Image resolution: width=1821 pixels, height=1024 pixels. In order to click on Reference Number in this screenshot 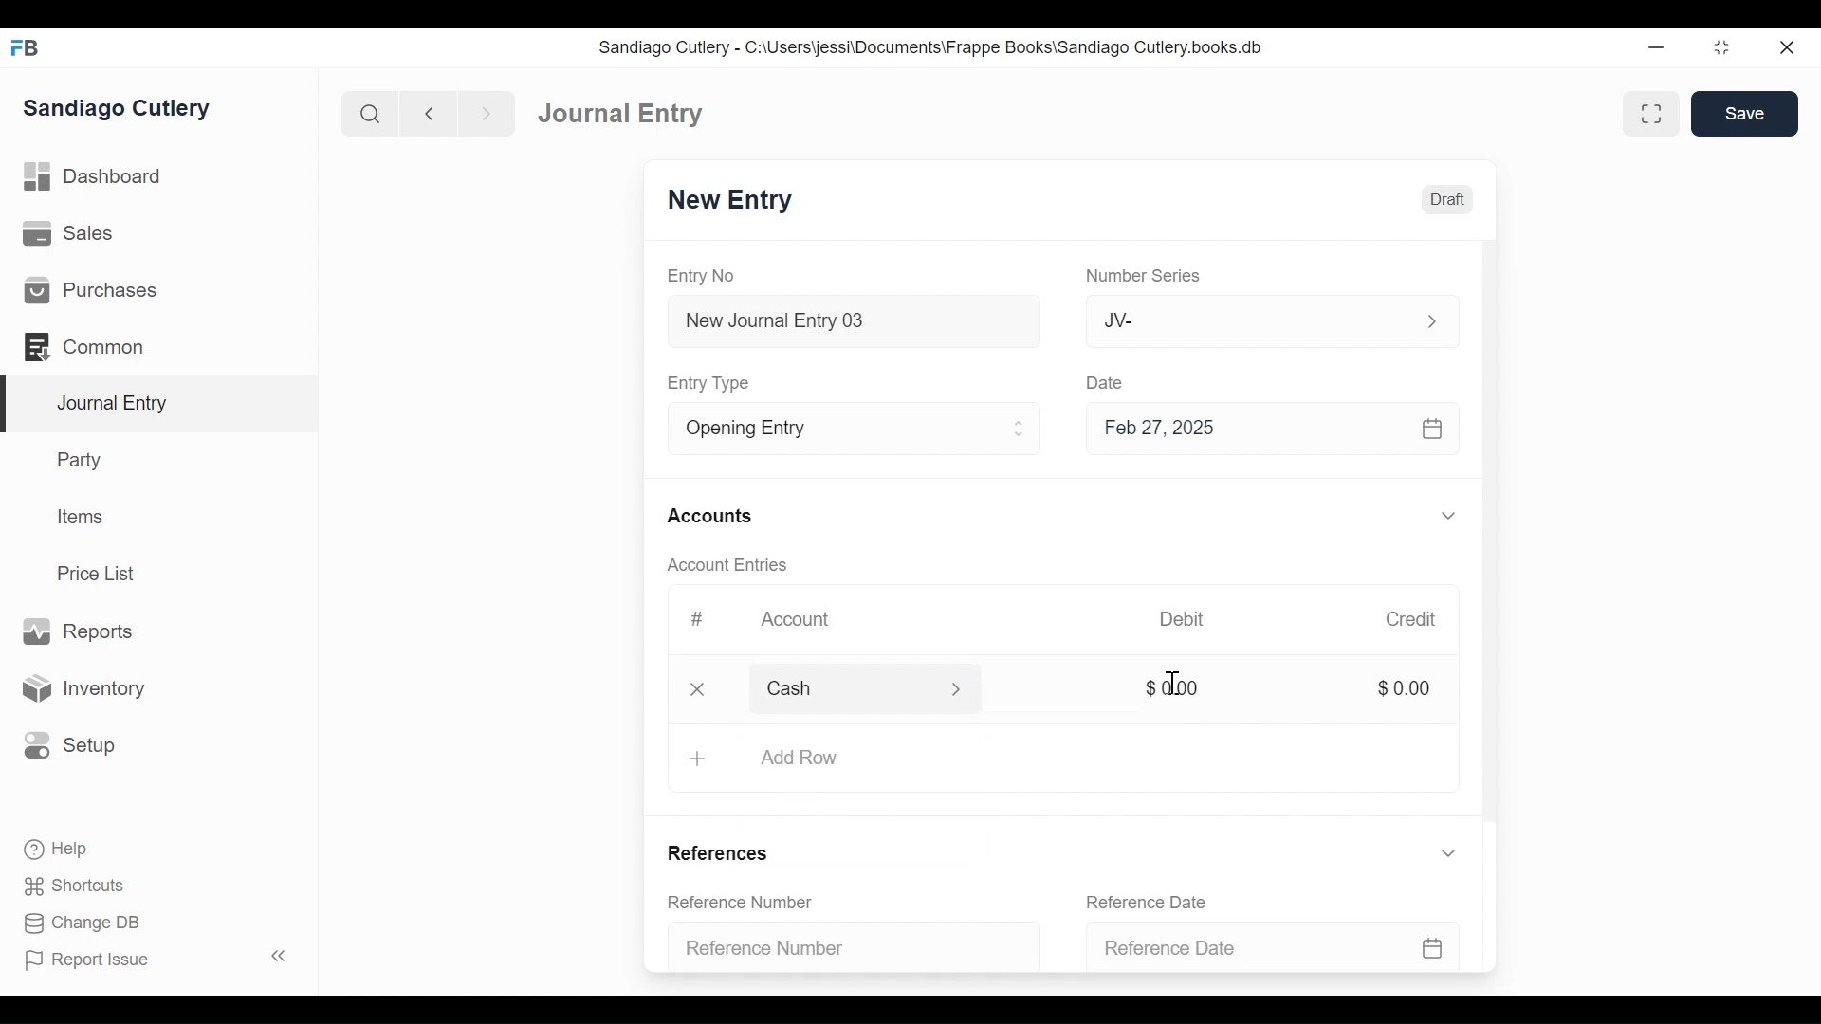, I will do `click(741, 904)`.